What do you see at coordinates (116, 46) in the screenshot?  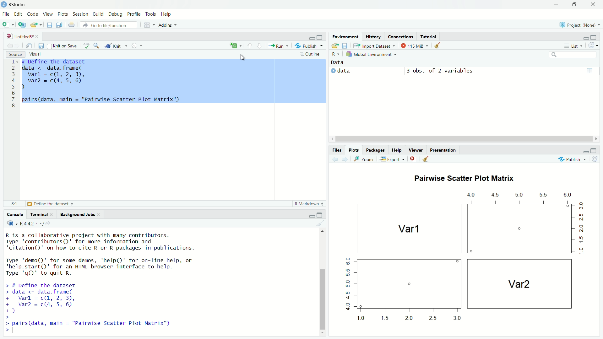 I see `Knit` at bounding box center [116, 46].